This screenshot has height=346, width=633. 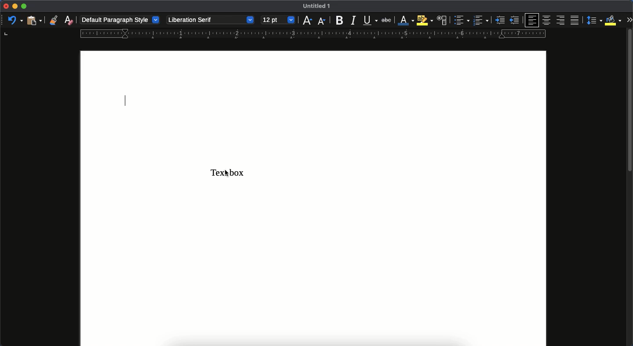 I want to click on font size increase, so click(x=307, y=20).